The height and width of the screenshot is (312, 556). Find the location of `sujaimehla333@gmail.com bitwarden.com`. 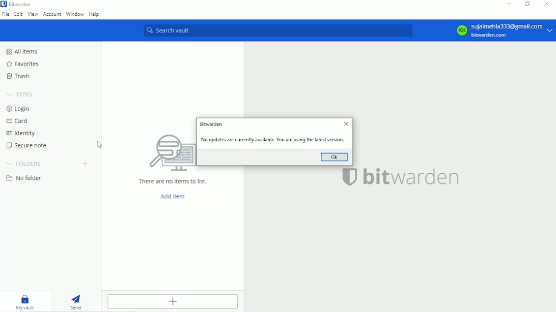

sujaimehla333@gmail.com bitwarden.com is located at coordinates (513, 31).